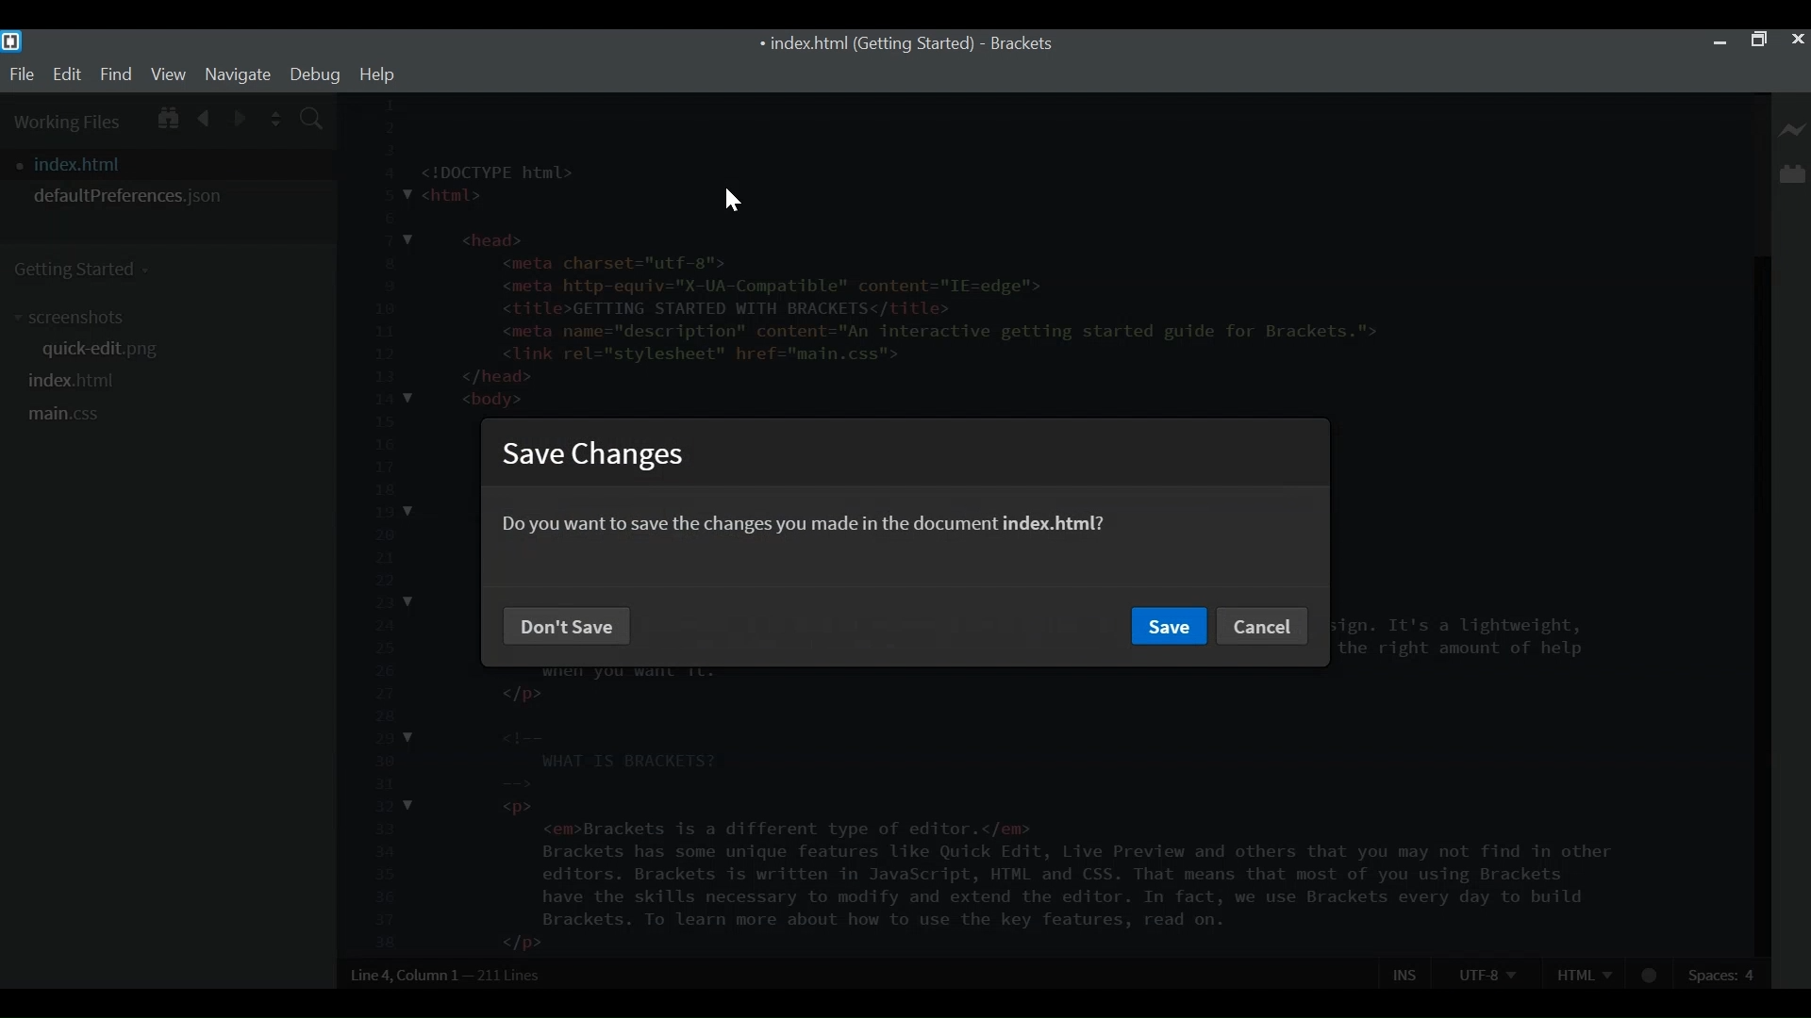 This screenshot has width=1811, height=1018. Describe the element at coordinates (1651, 976) in the screenshot. I see `No lintel available for HTML` at that location.